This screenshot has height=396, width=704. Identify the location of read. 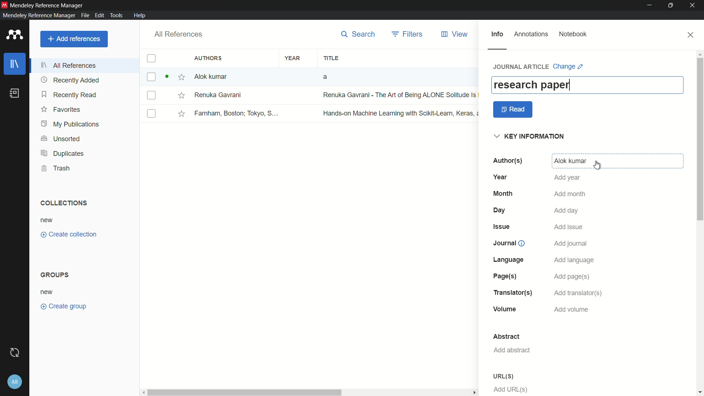
(513, 110).